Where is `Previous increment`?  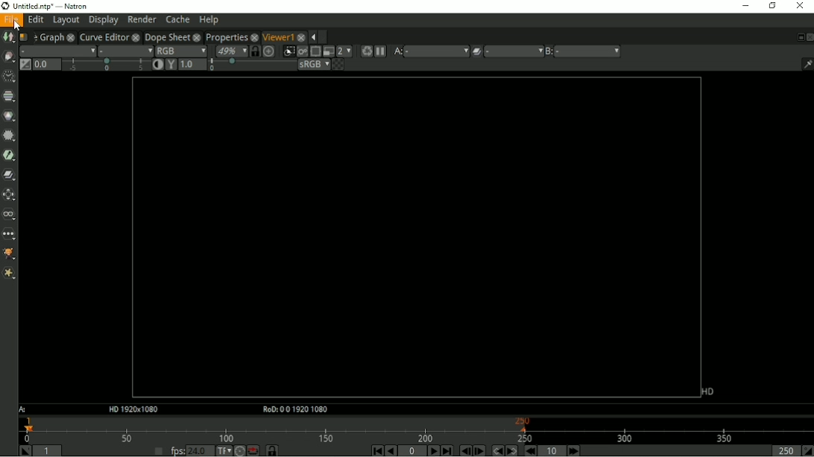 Previous increment is located at coordinates (529, 450).